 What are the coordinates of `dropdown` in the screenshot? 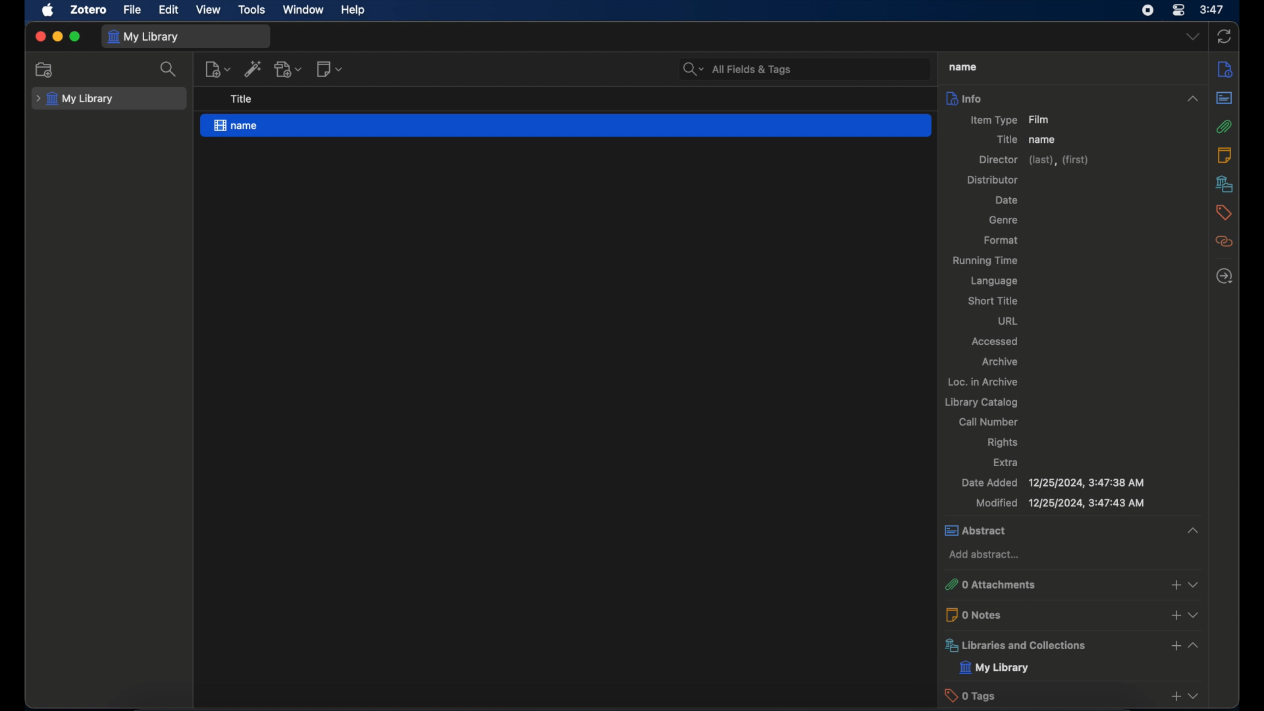 It's located at (1199, 695).